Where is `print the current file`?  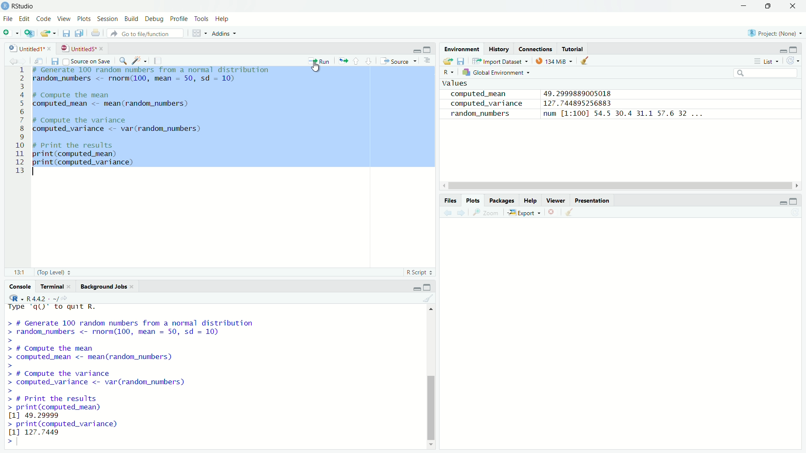 print the current file is located at coordinates (97, 34).